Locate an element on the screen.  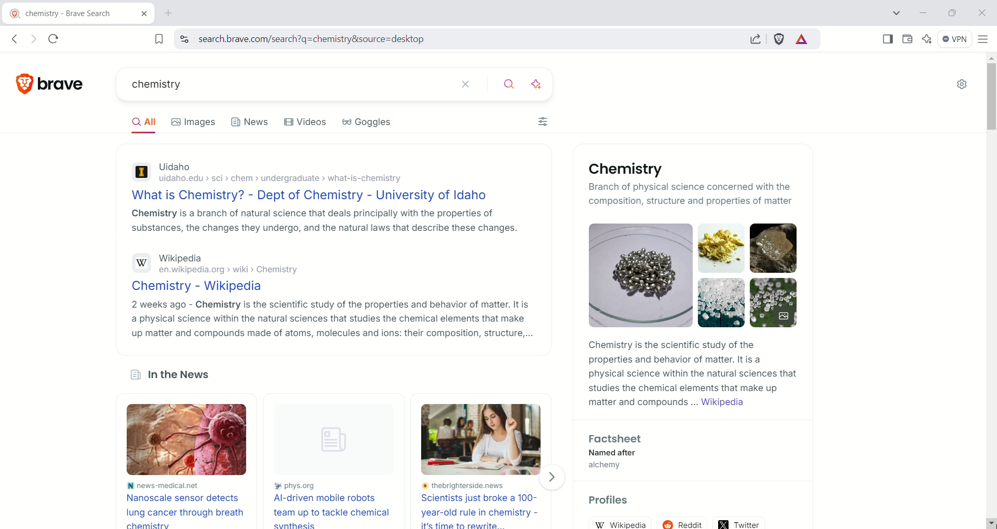
Wikipediaen.wikipedia.org > wiki > ChemistryChemistry - Wikipedia is located at coordinates (231, 272).